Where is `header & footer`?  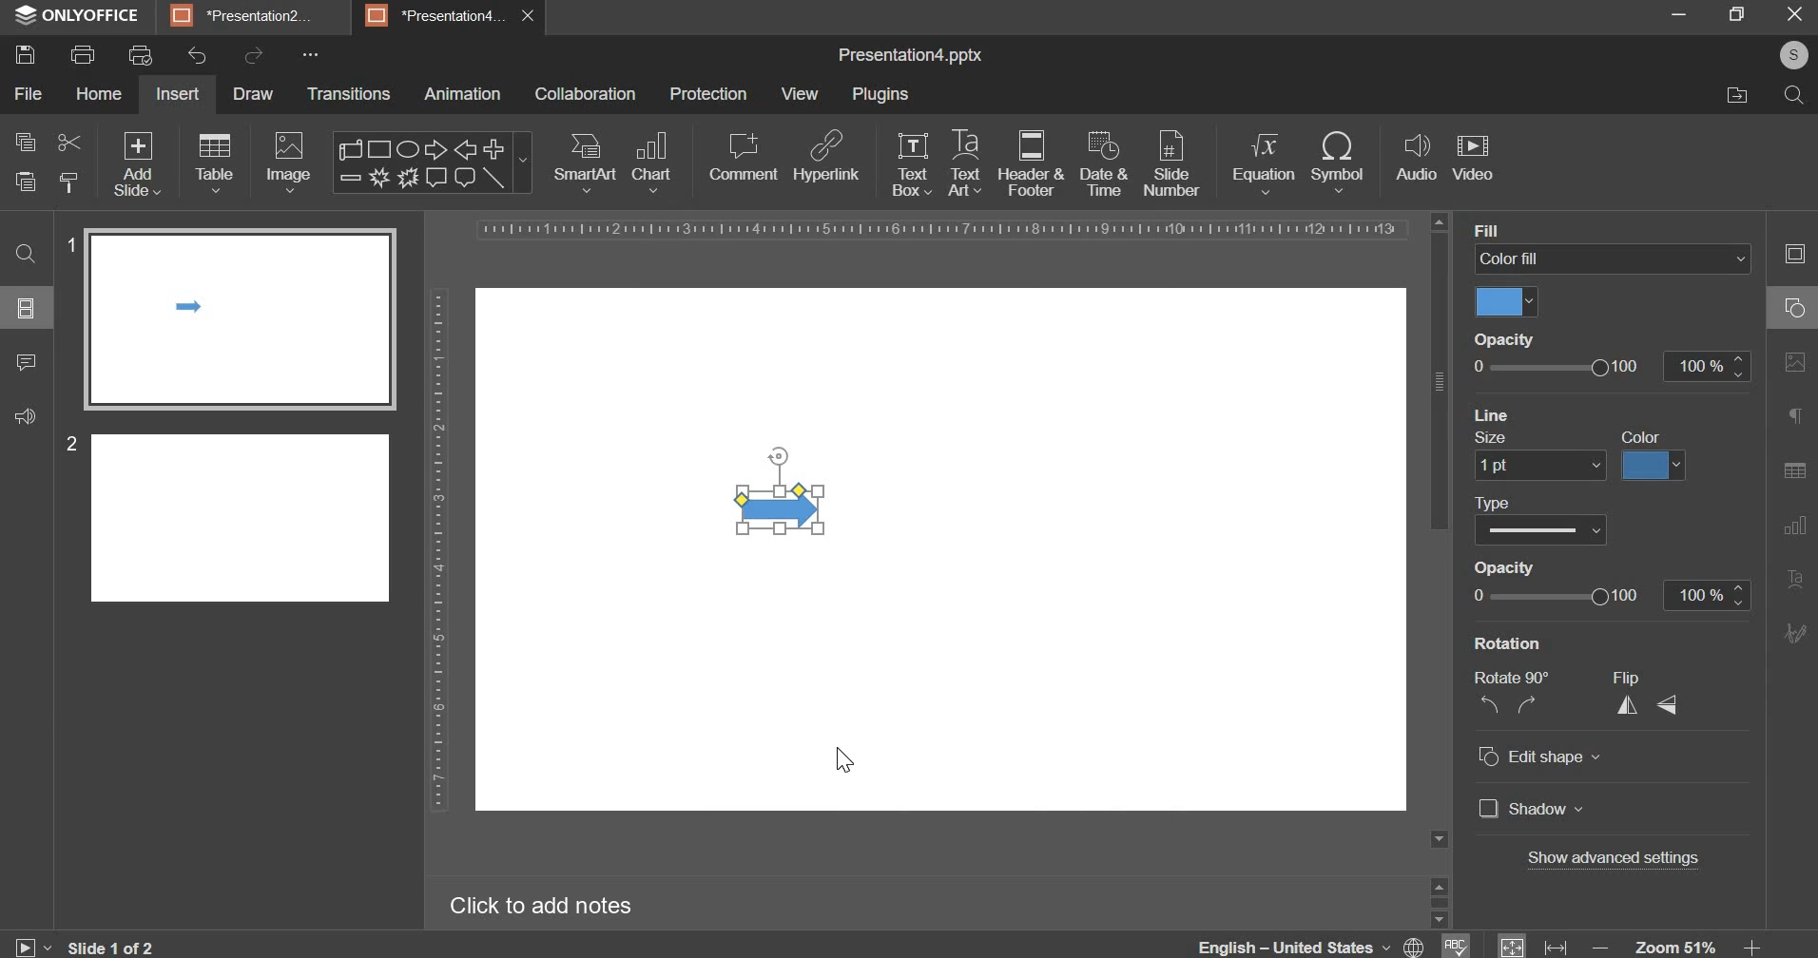 header & footer is located at coordinates (1031, 164).